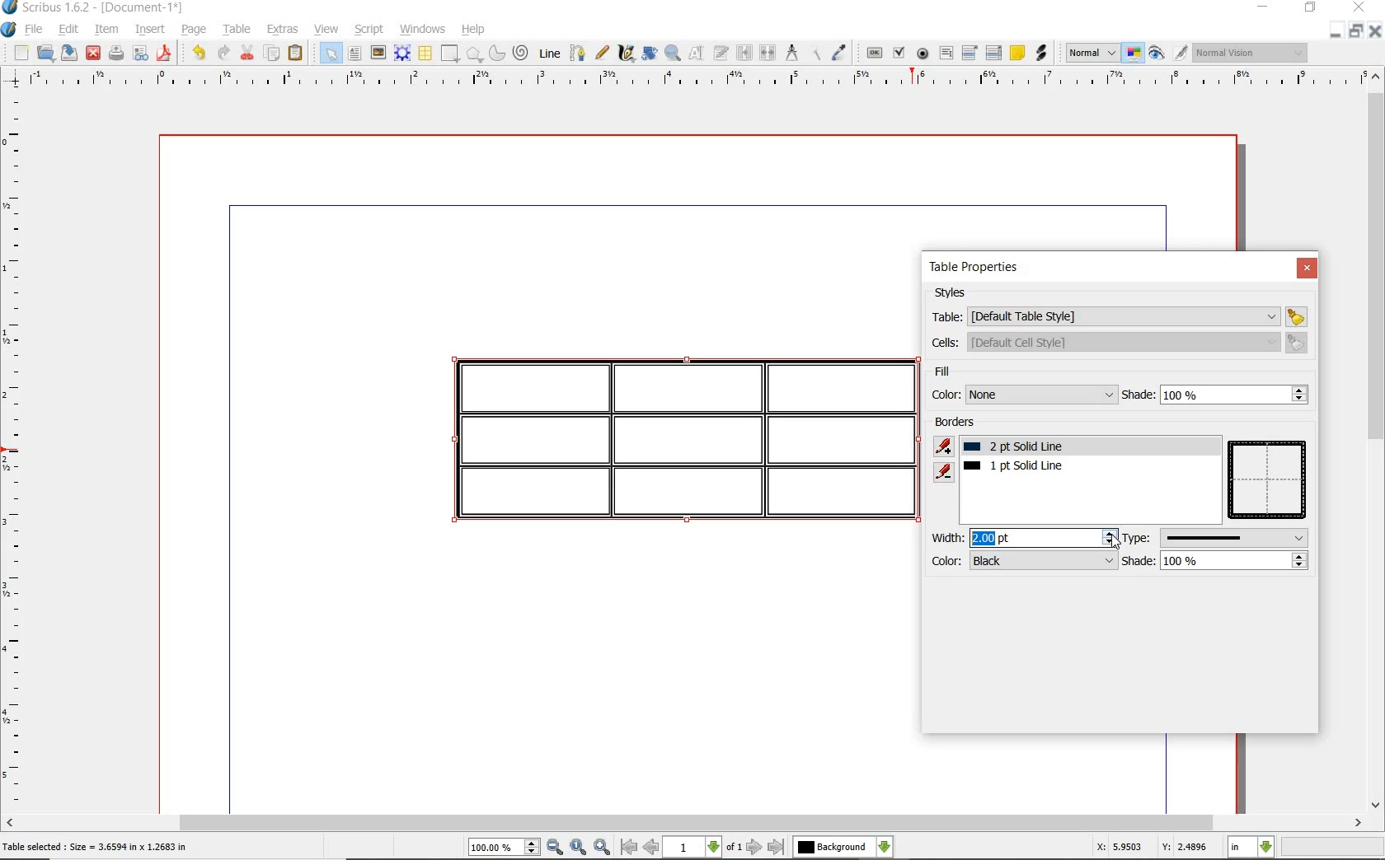 Image resolution: width=1385 pixels, height=860 pixels. I want to click on 1pt solid line, so click(1022, 446).